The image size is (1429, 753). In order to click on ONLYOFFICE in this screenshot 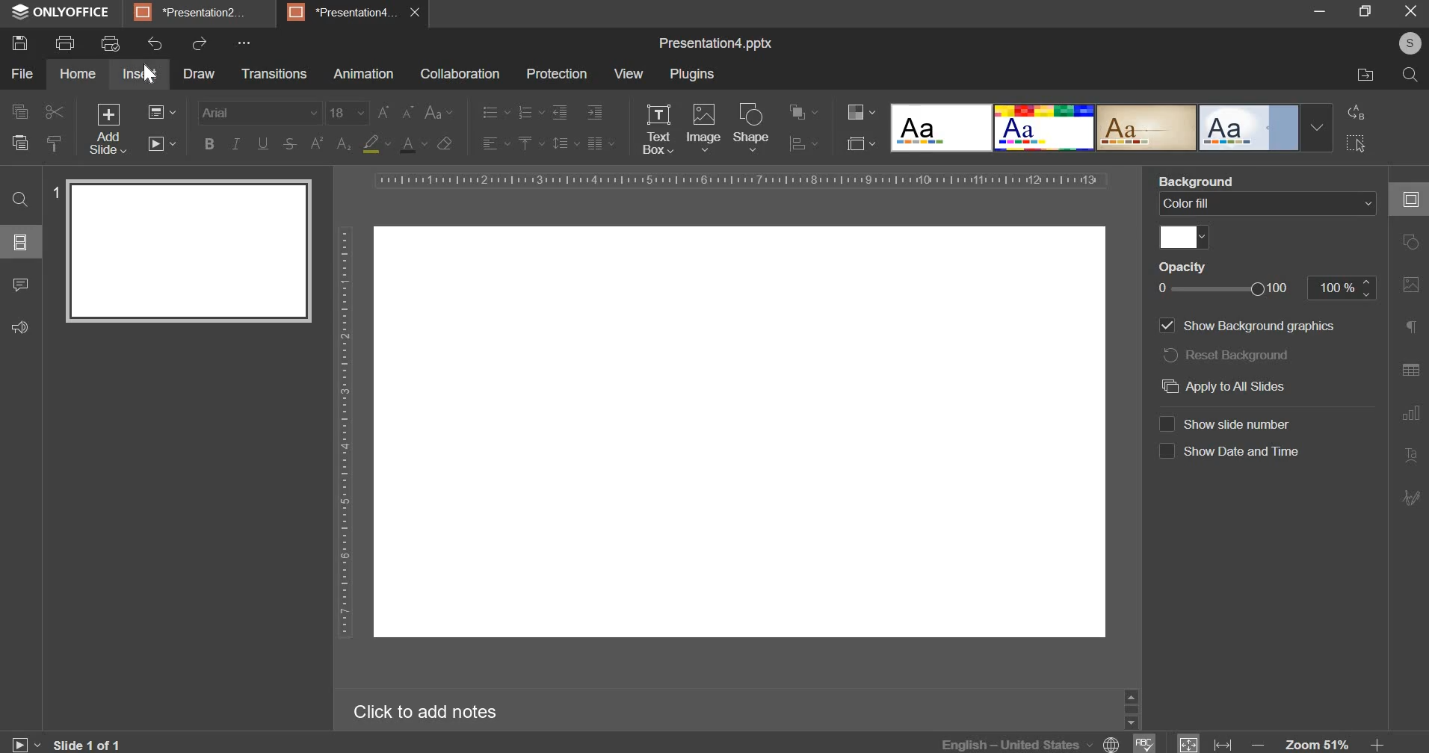, I will do `click(60, 13)`.